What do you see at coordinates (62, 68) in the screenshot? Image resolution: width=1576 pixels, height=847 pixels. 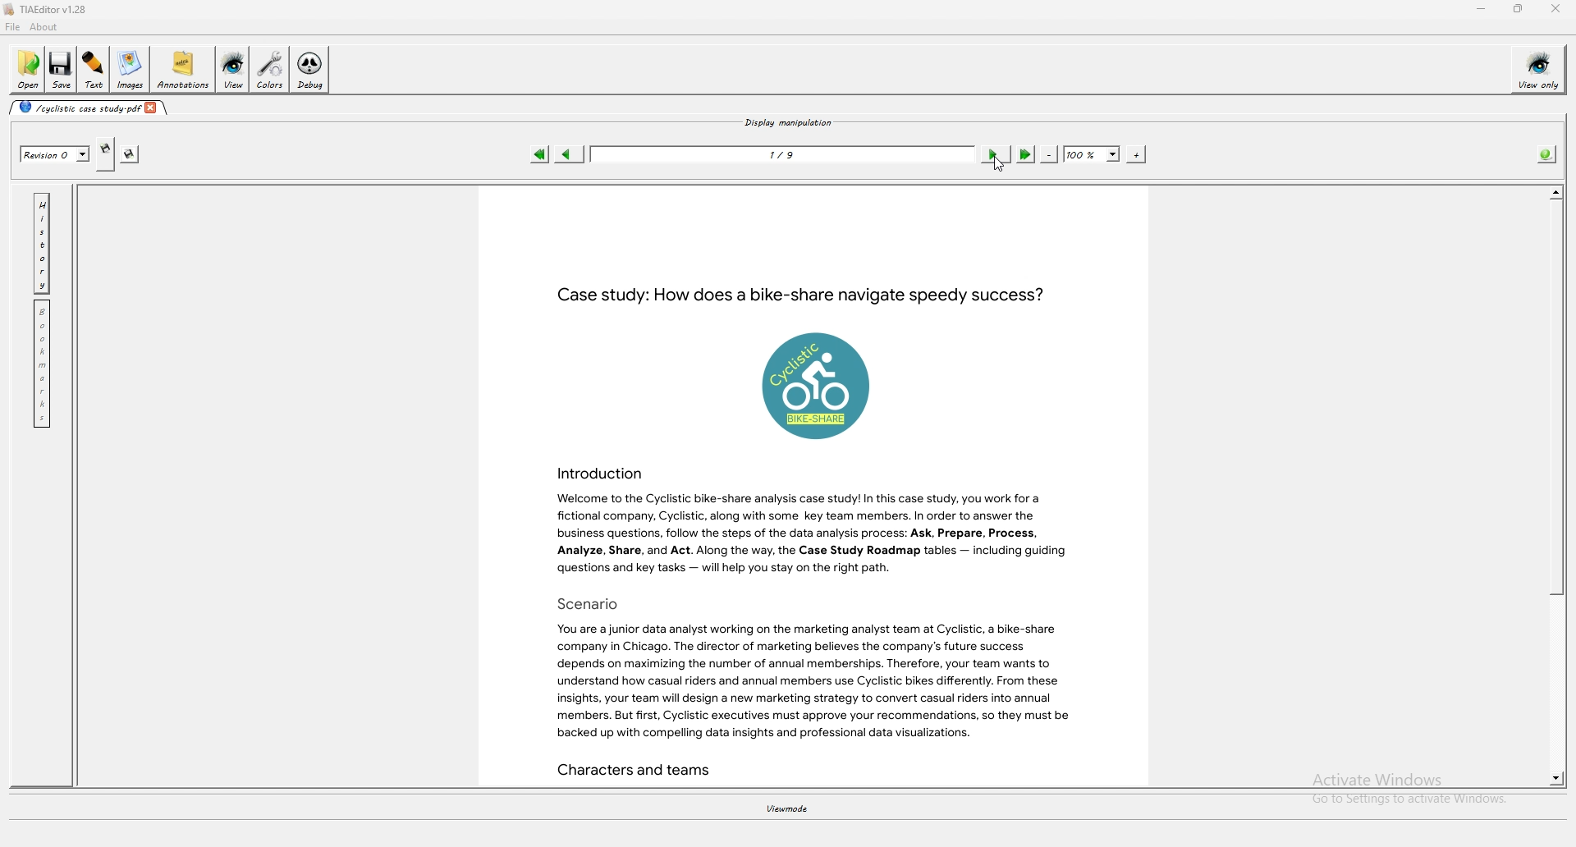 I see `save` at bounding box center [62, 68].